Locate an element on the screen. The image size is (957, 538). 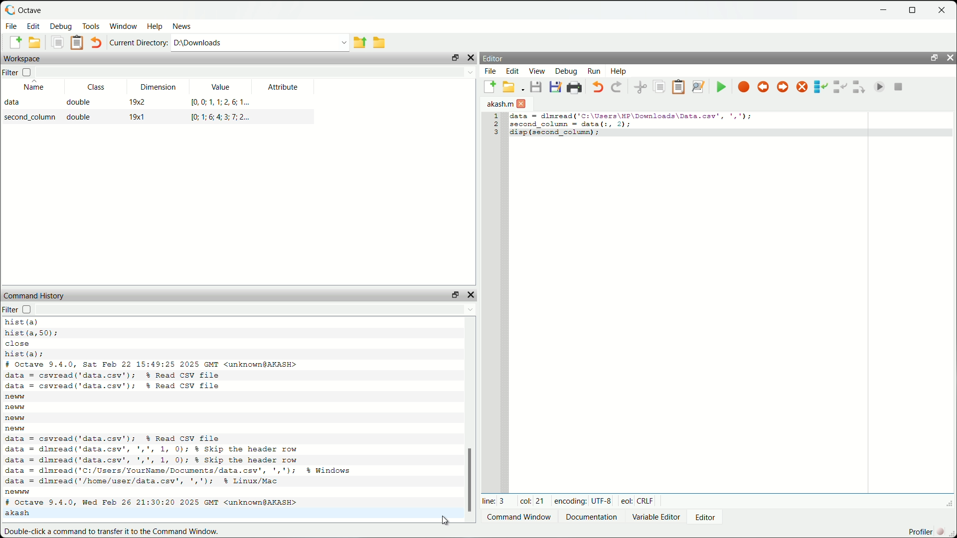
open an existing file in editor is located at coordinates (37, 42).